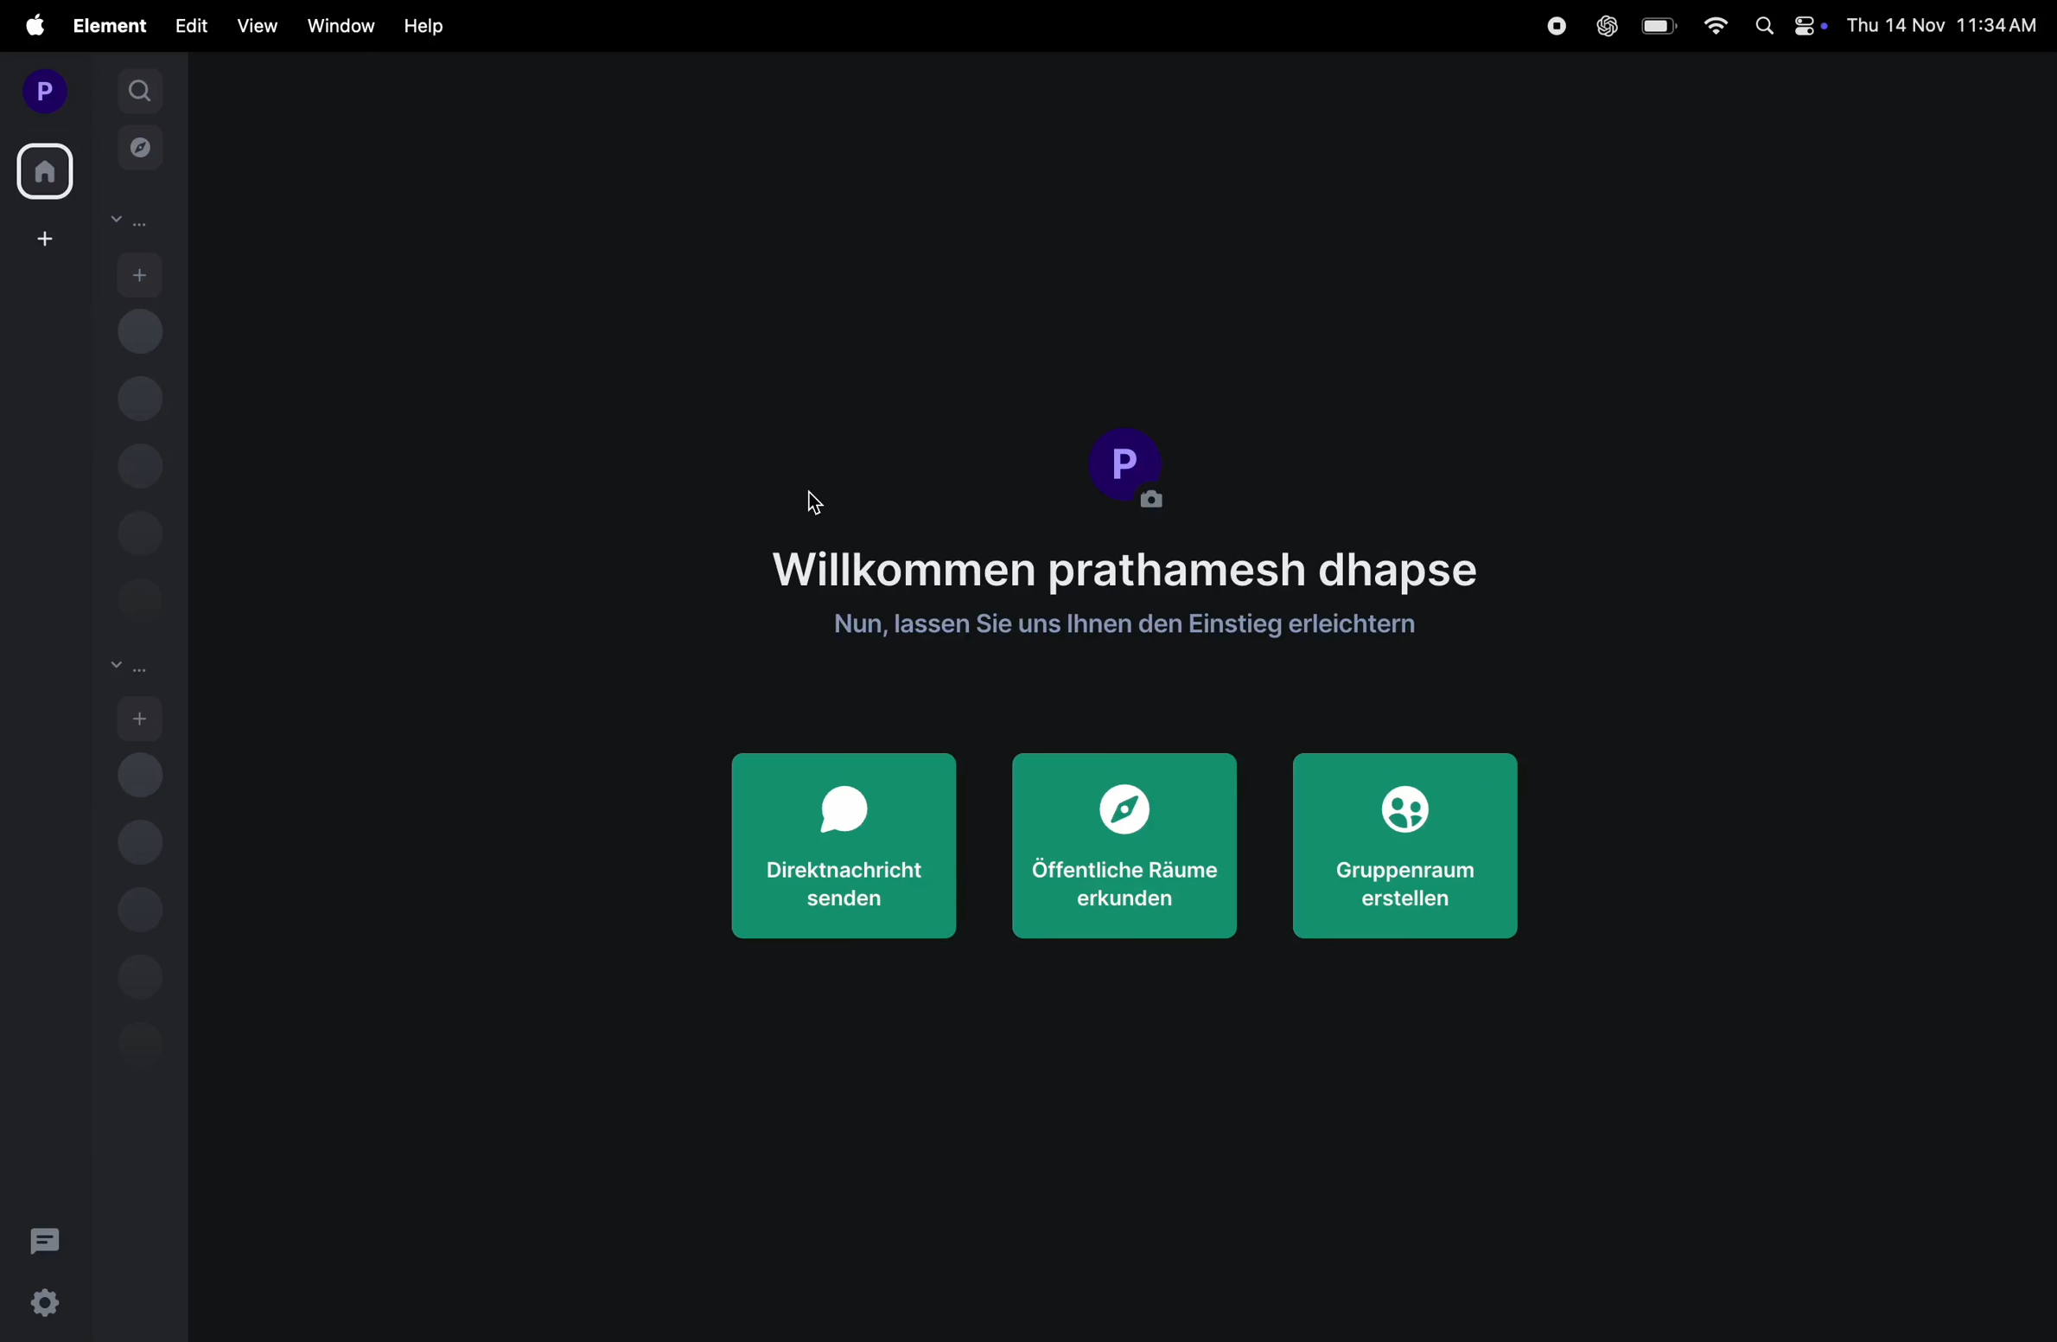 This screenshot has height=1342, width=2057. Describe the element at coordinates (1127, 849) in the screenshot. I see `explore public` at that location.